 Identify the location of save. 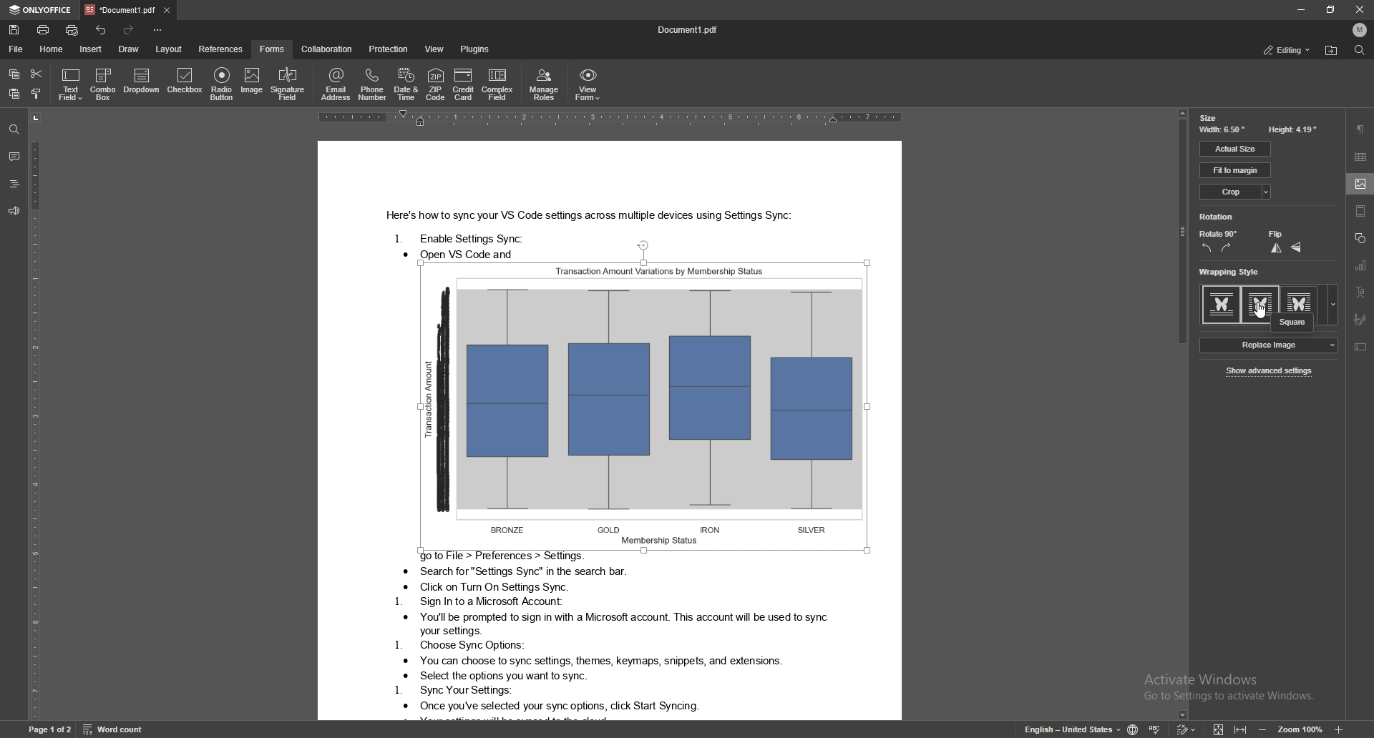
(14, 29).